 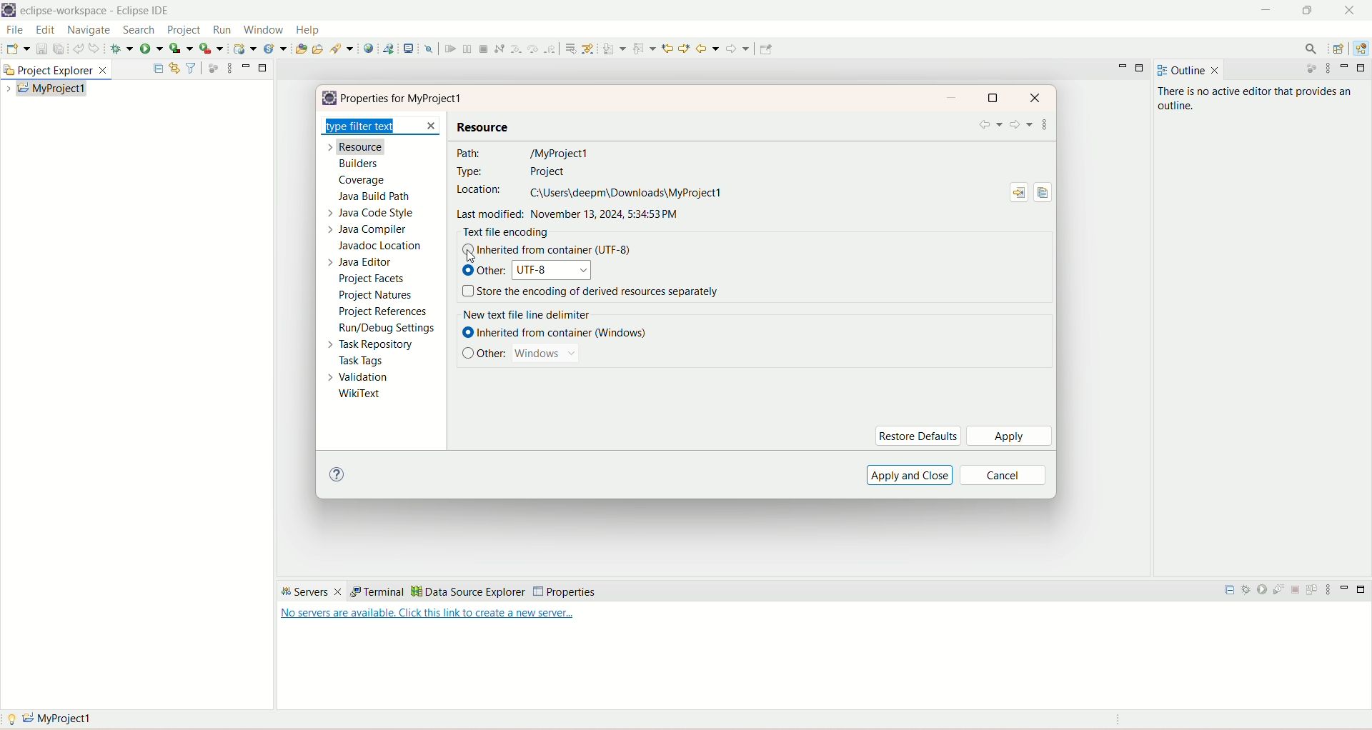 I want to click on launch a web service project, so click(x=392, y=48).